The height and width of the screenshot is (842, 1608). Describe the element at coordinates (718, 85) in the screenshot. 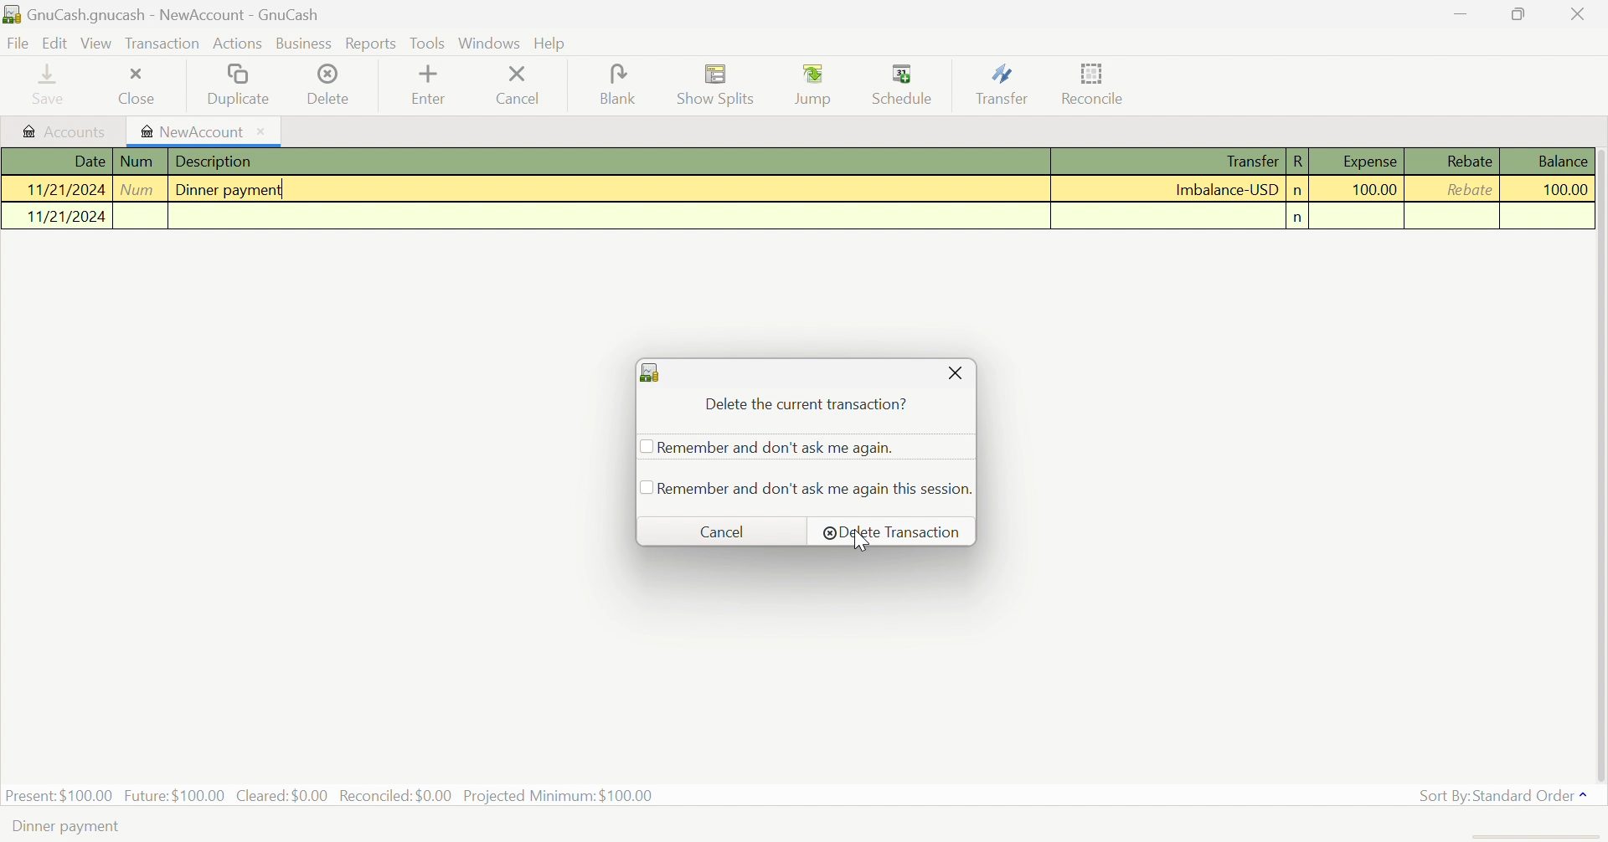

I see `Show Splits` at that location.